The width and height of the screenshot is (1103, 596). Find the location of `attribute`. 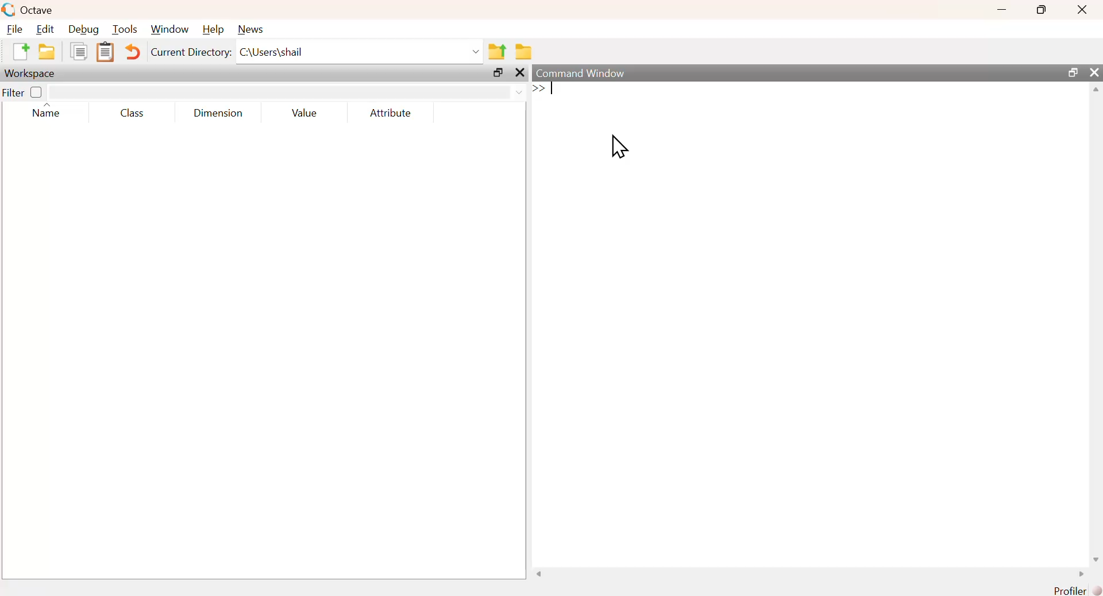

attribute is located at coordinates (389, 113).